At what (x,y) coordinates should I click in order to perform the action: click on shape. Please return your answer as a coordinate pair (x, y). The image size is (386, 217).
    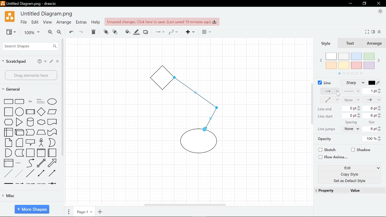
    Looking at the image, I should click on (20, 112).